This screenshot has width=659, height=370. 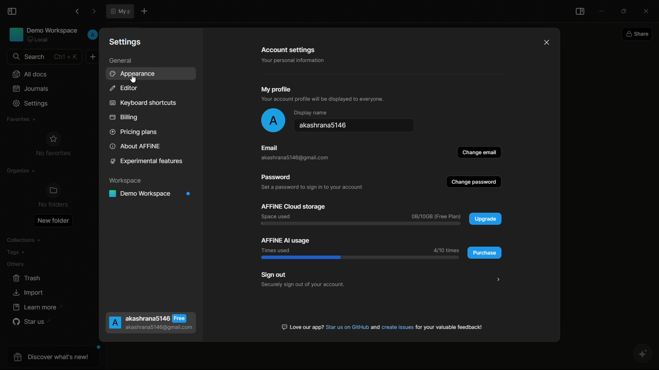 What do you see at coordinates (626, 11) in the screenshot?
I see `maximize or restore` at bounding box center [626, 11].